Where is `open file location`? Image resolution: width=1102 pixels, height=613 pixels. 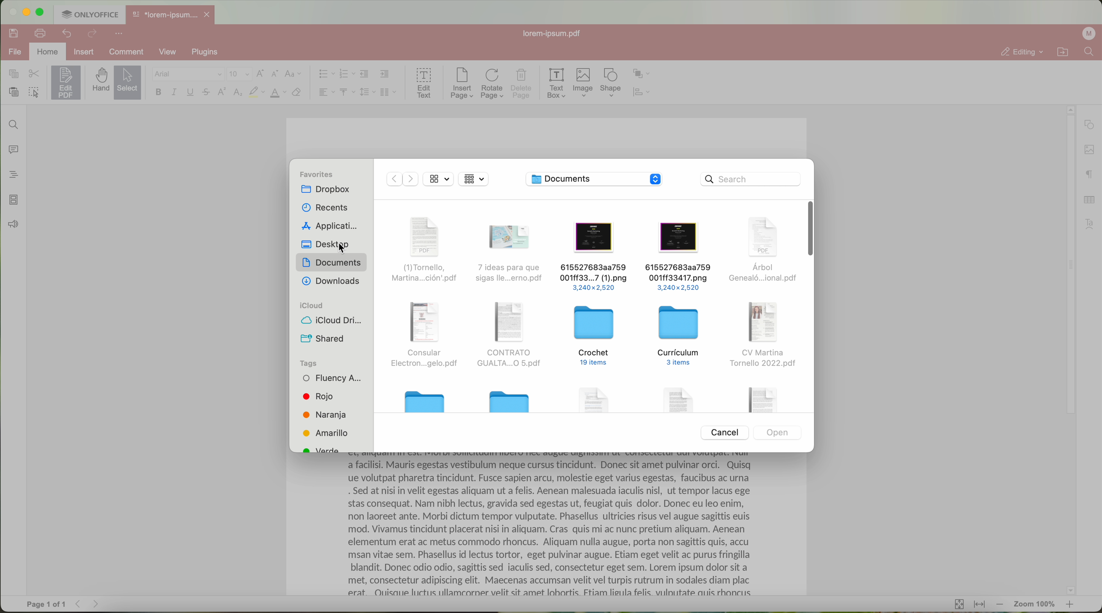 open file location is located at coordinates (1065, 52).